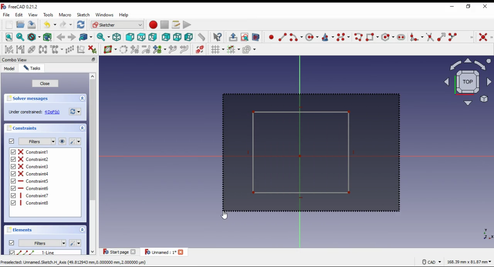 The width and height of the screenshot is (494, 267). Describe the element at coordinates (35, 173) in the screenshot. I see `on/off constraint 4` at that location.